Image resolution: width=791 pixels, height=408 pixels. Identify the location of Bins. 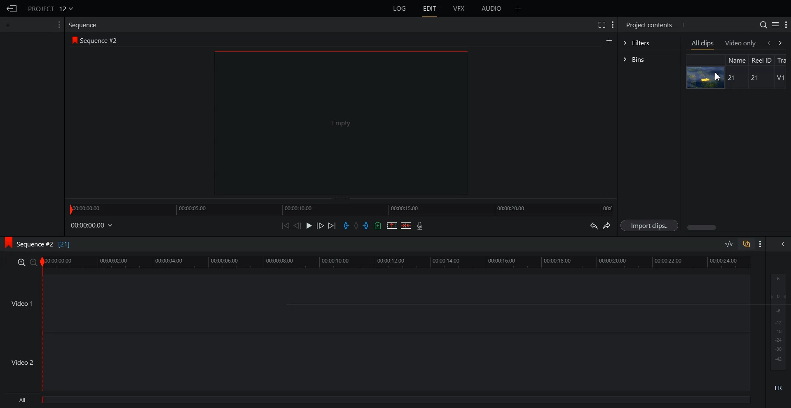
(649, 59).